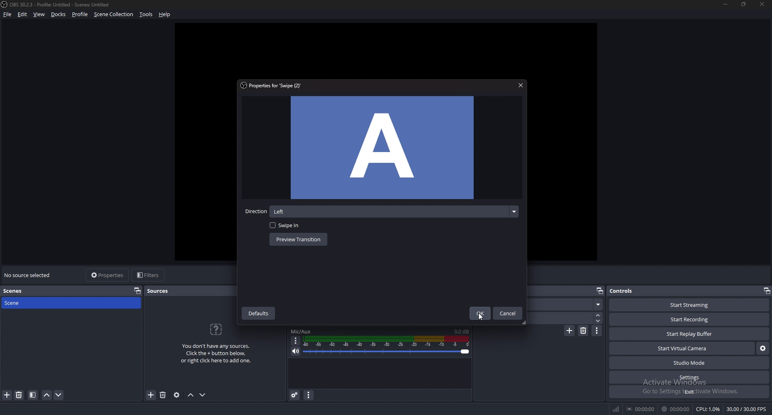 The width and height of the screenshot is (772, 415). Describe the element at coordinates (287, 226) in the screenshot. I see `swipe in` at that location.